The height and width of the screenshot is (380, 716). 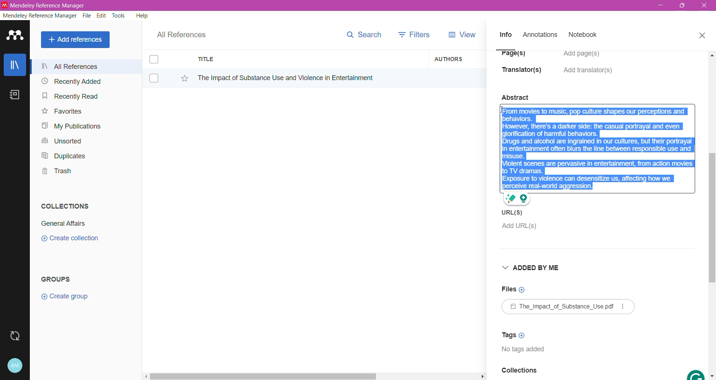 I want to click on Click to Create Collection, so click(x=70, y=240).